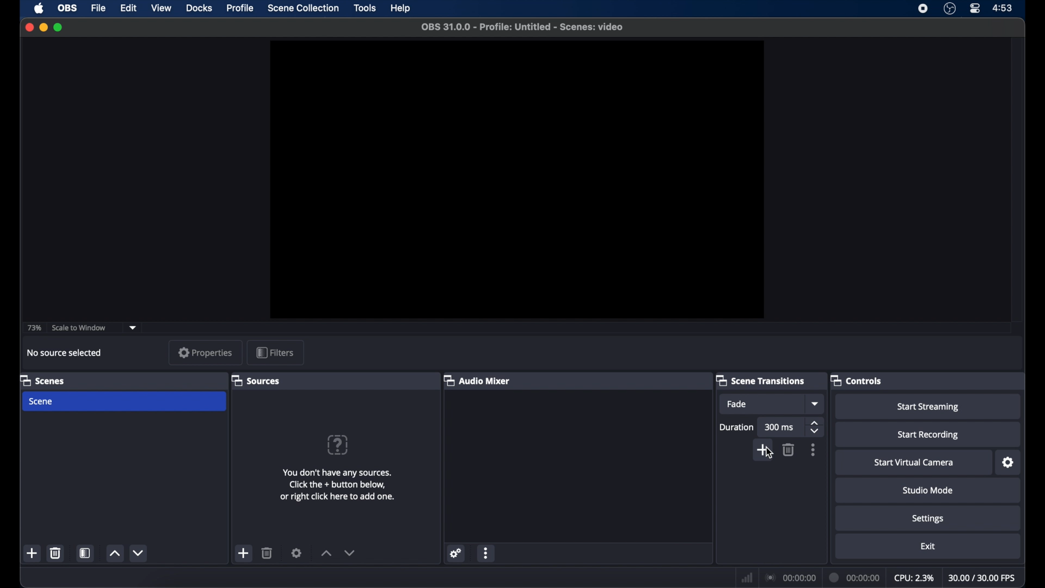 The image size is (1045, 588). What do you see at coordinates (737, 427) in the screenshot?
I see `duration` at bounding box center [737, 427].